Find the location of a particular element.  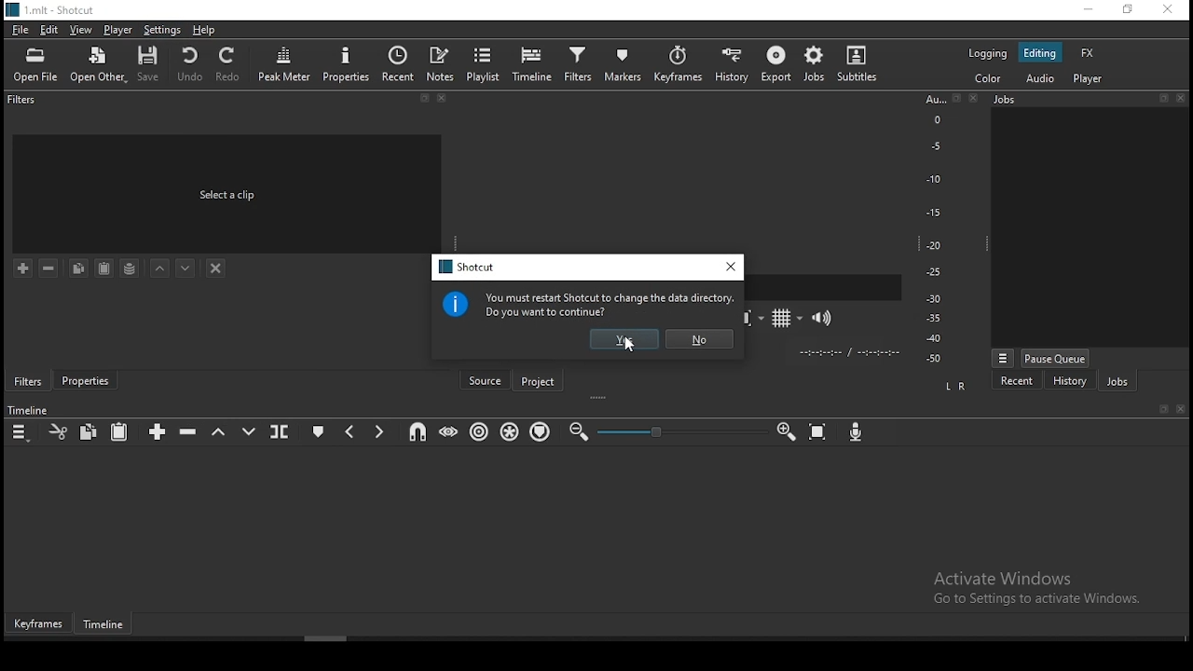

save is located at coordinates (152, 63).